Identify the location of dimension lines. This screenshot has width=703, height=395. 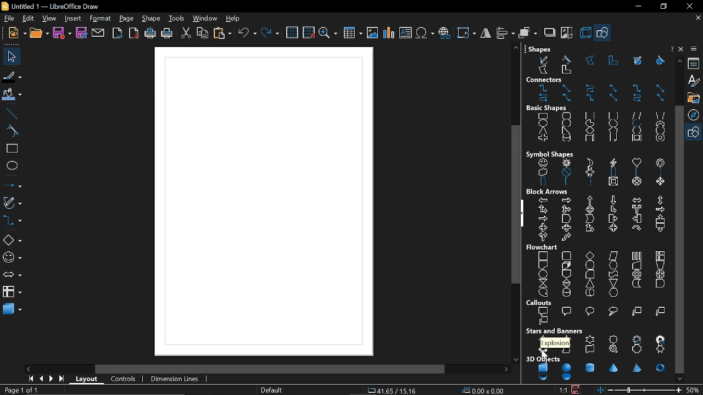
(177, 379).